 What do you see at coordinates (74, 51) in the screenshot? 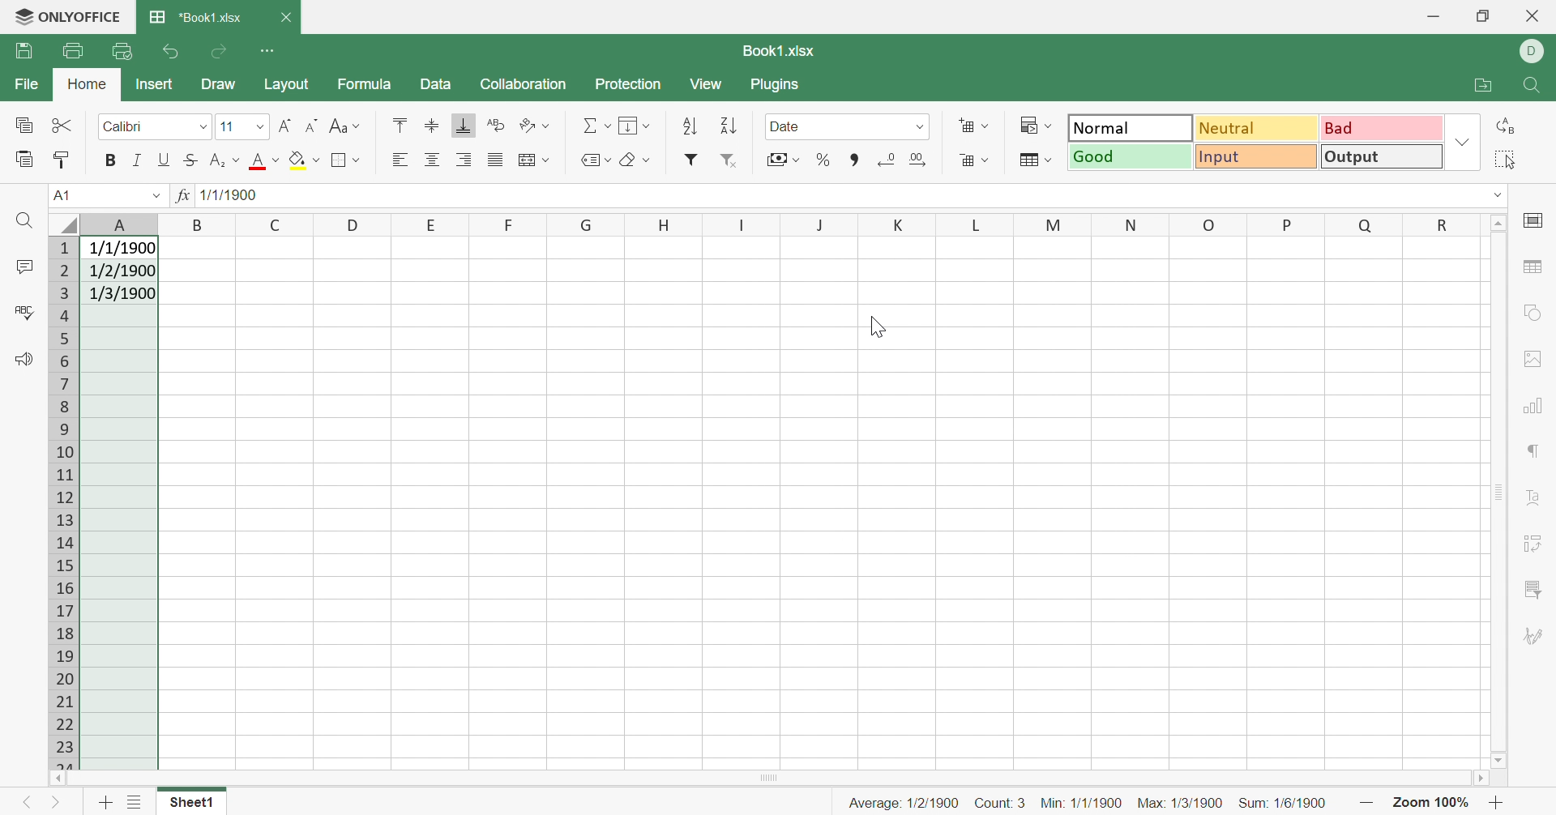
I see `Print file` at bounding box center [74, 51].